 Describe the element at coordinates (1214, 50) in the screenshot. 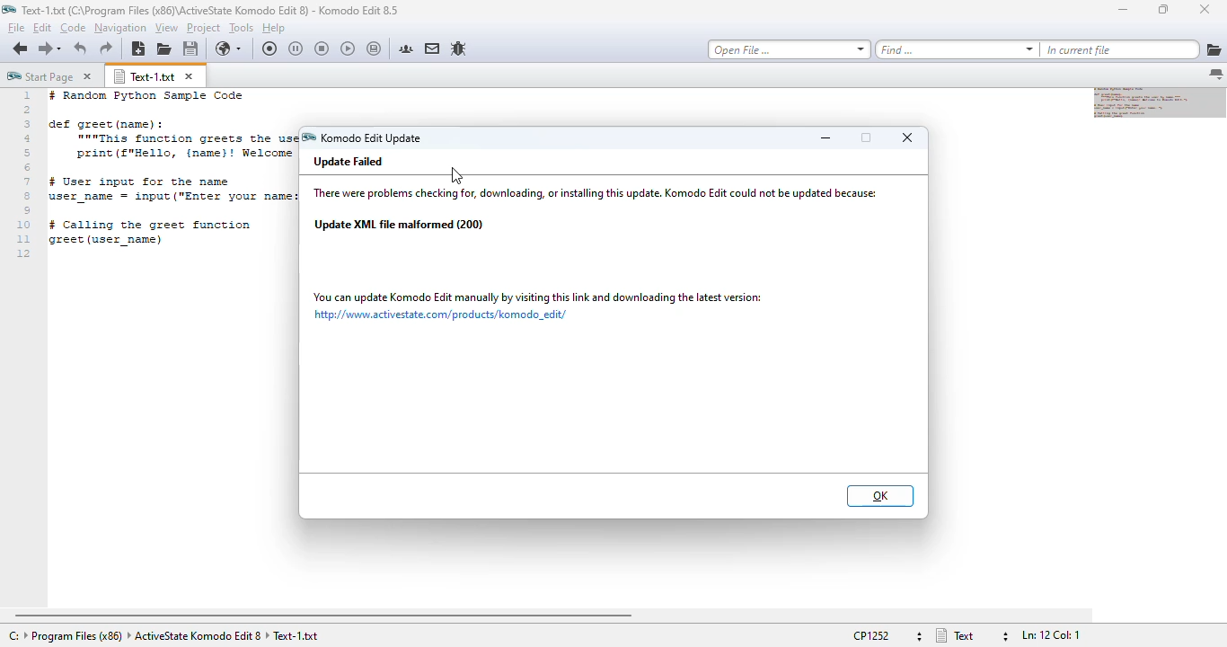

I see `browse for directories to add to search list` at that location.